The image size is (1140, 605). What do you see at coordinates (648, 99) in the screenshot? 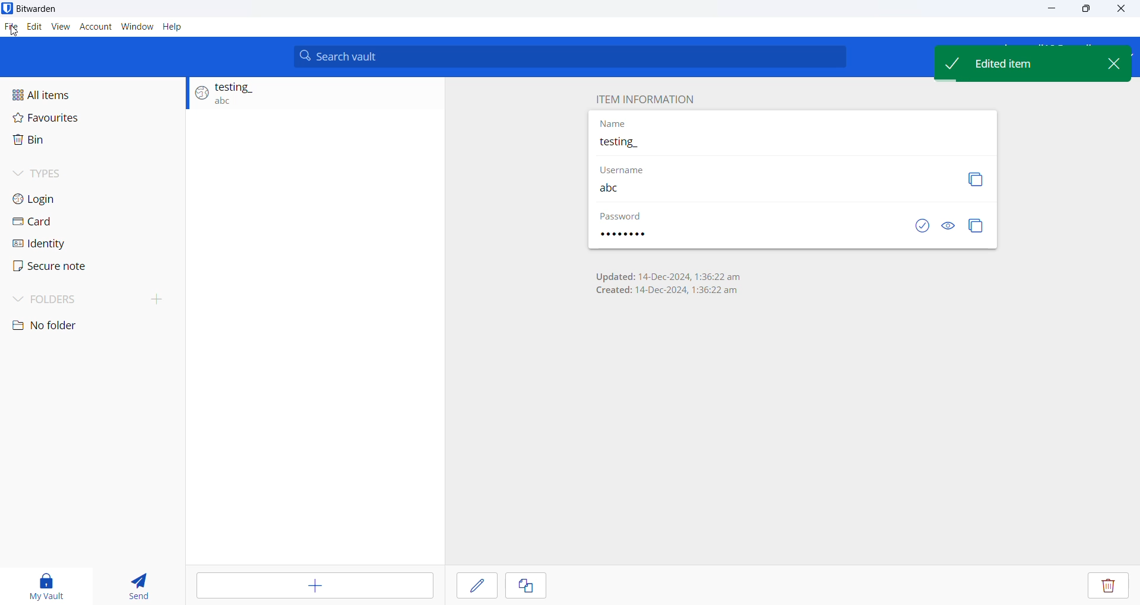
I see `Item information heading` at bounding box center [648, 99].